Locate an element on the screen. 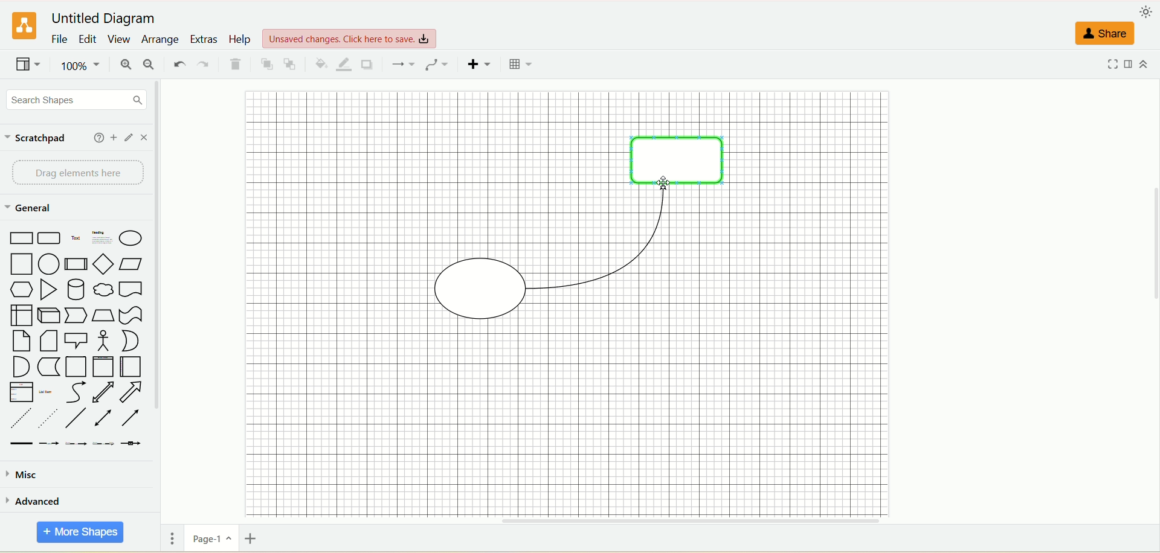  vertical scroll bar is located at coordinates (162, 298).